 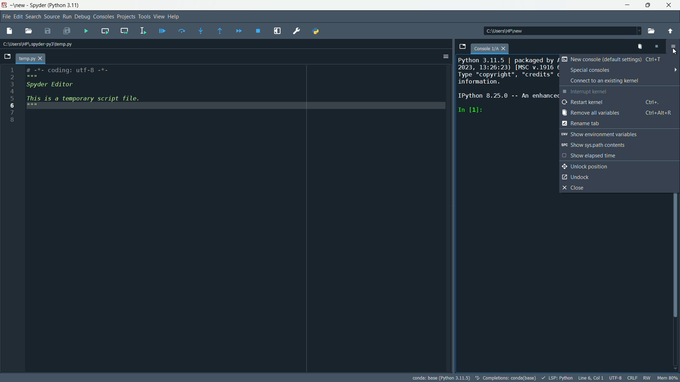 I want to click on step into funtion or method, so click(x=201, y=31).